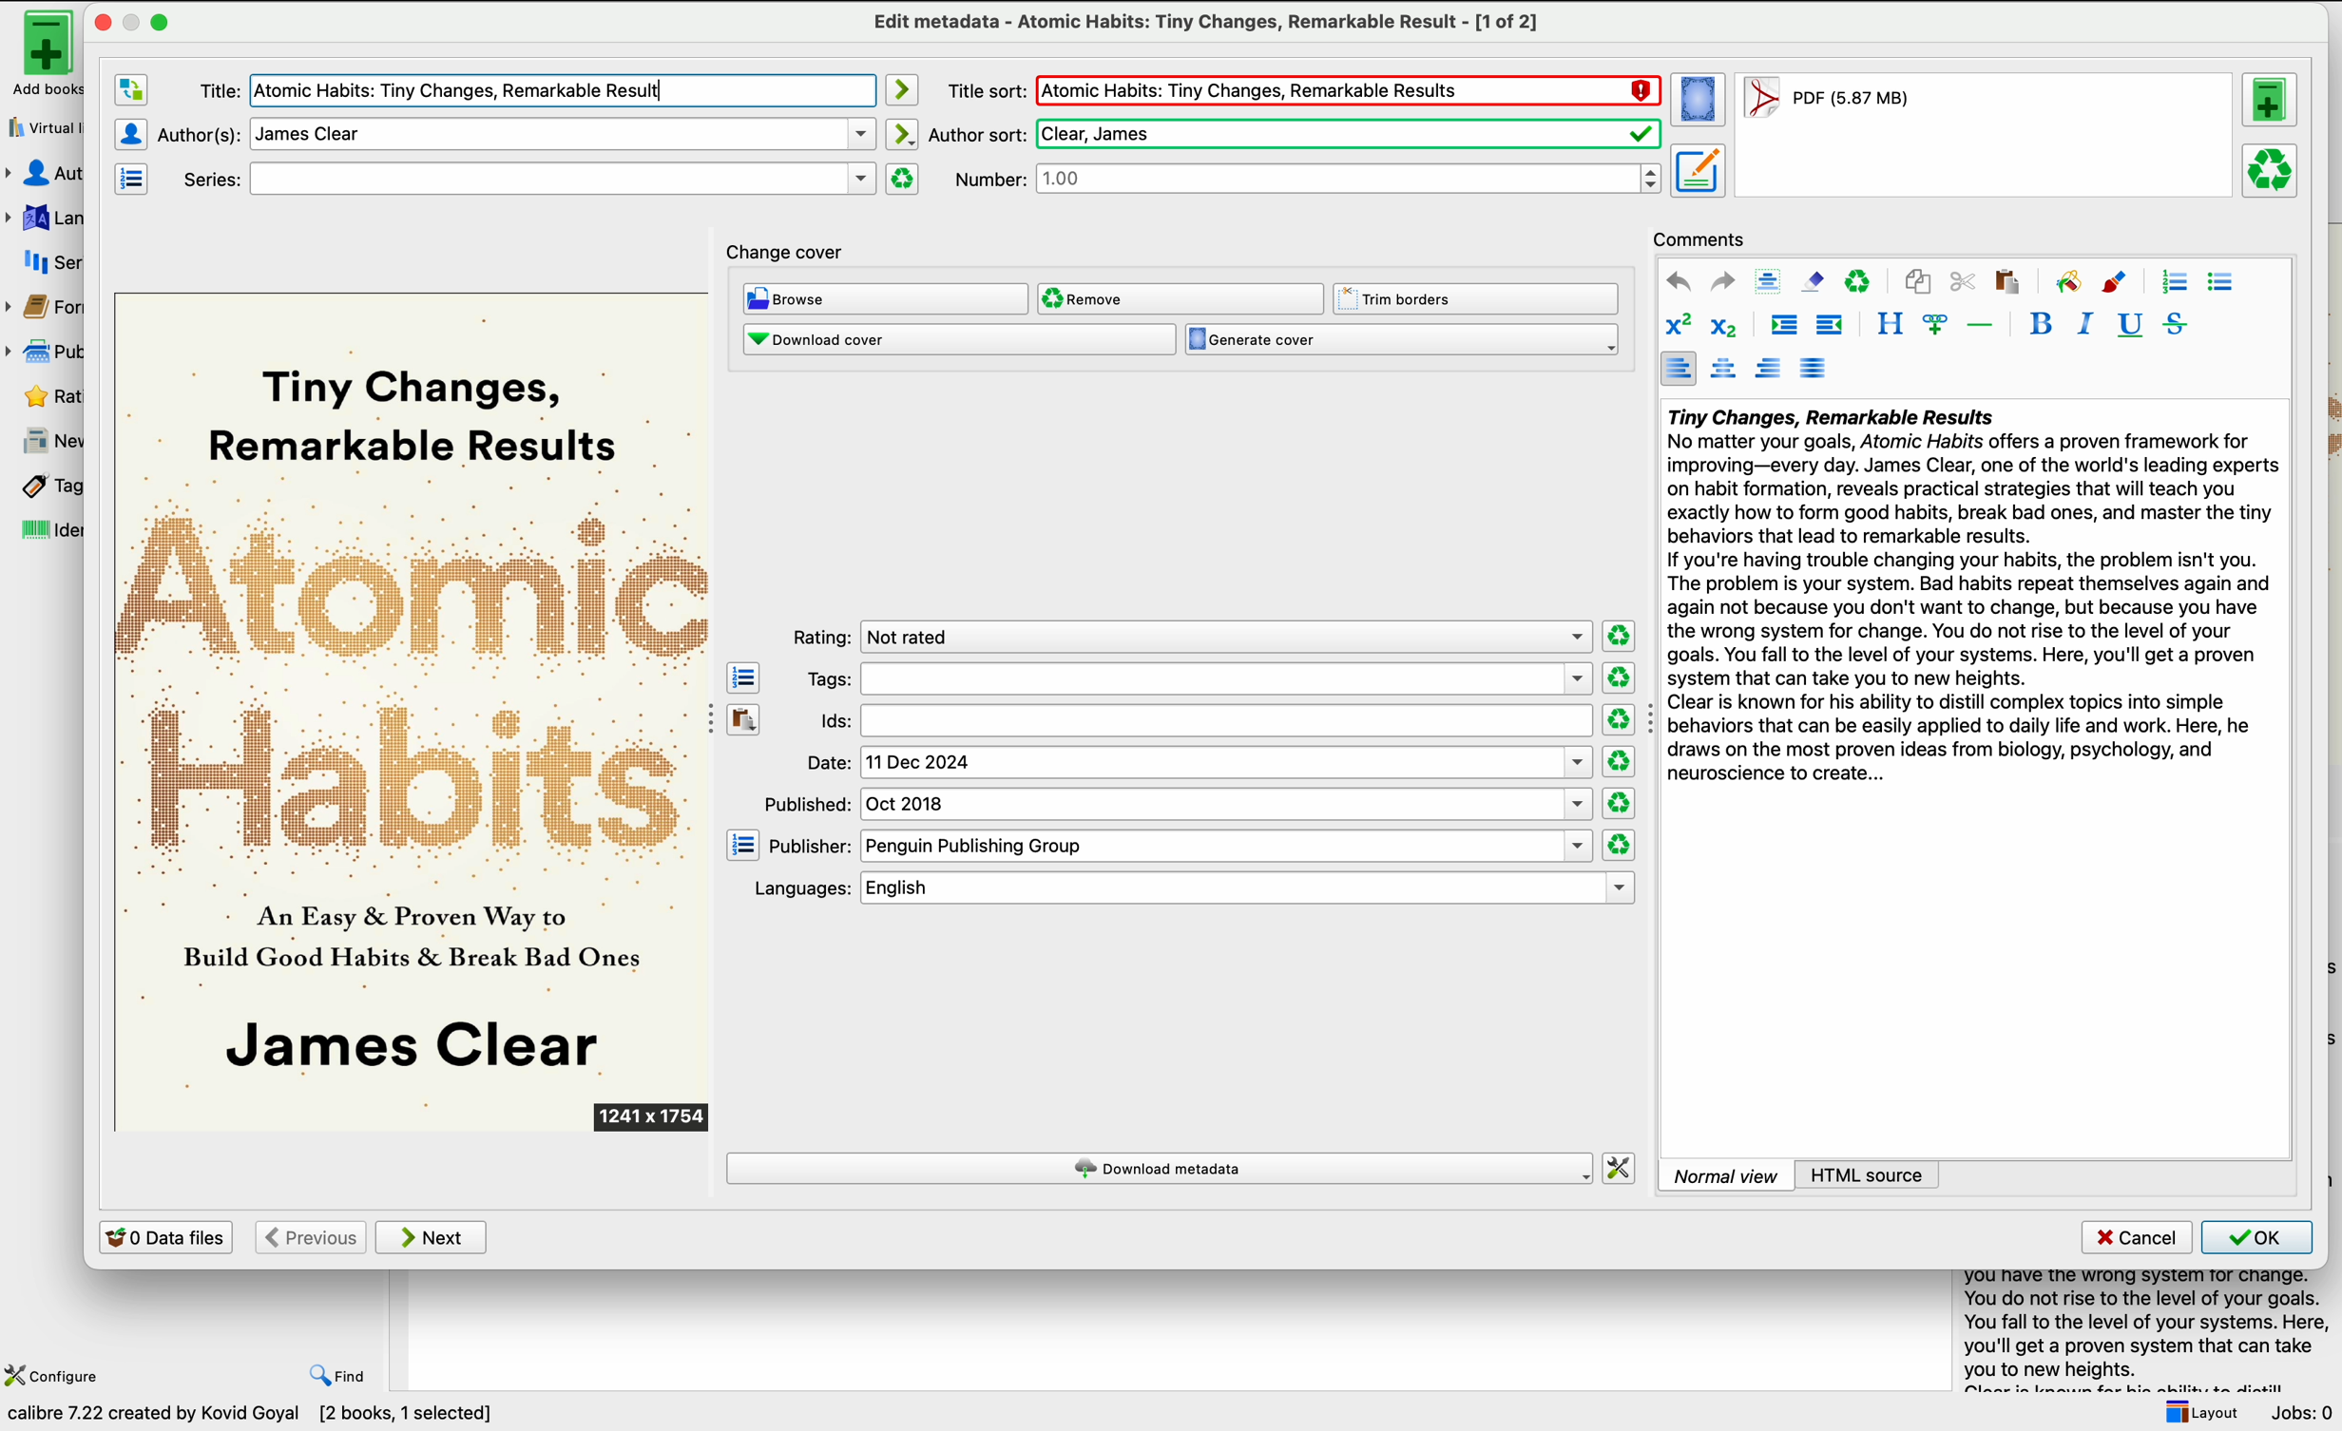  Describe the element at coordinates (1700, 238) in the screenshot. I see `comments` at that location.